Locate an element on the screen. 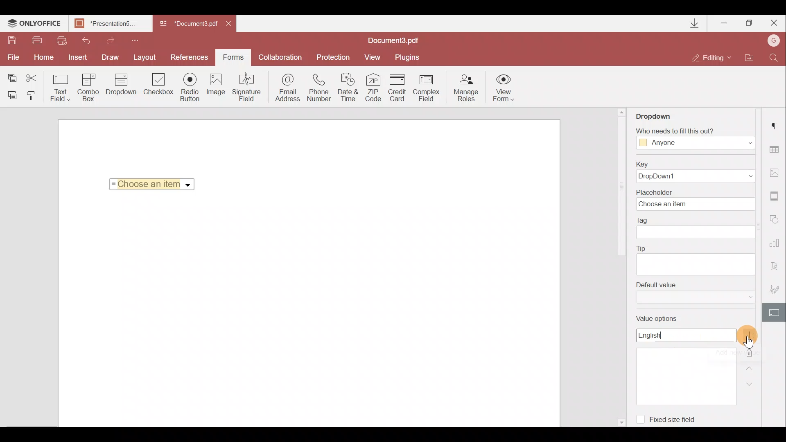  Drop down is located at coordinates (121, 85).